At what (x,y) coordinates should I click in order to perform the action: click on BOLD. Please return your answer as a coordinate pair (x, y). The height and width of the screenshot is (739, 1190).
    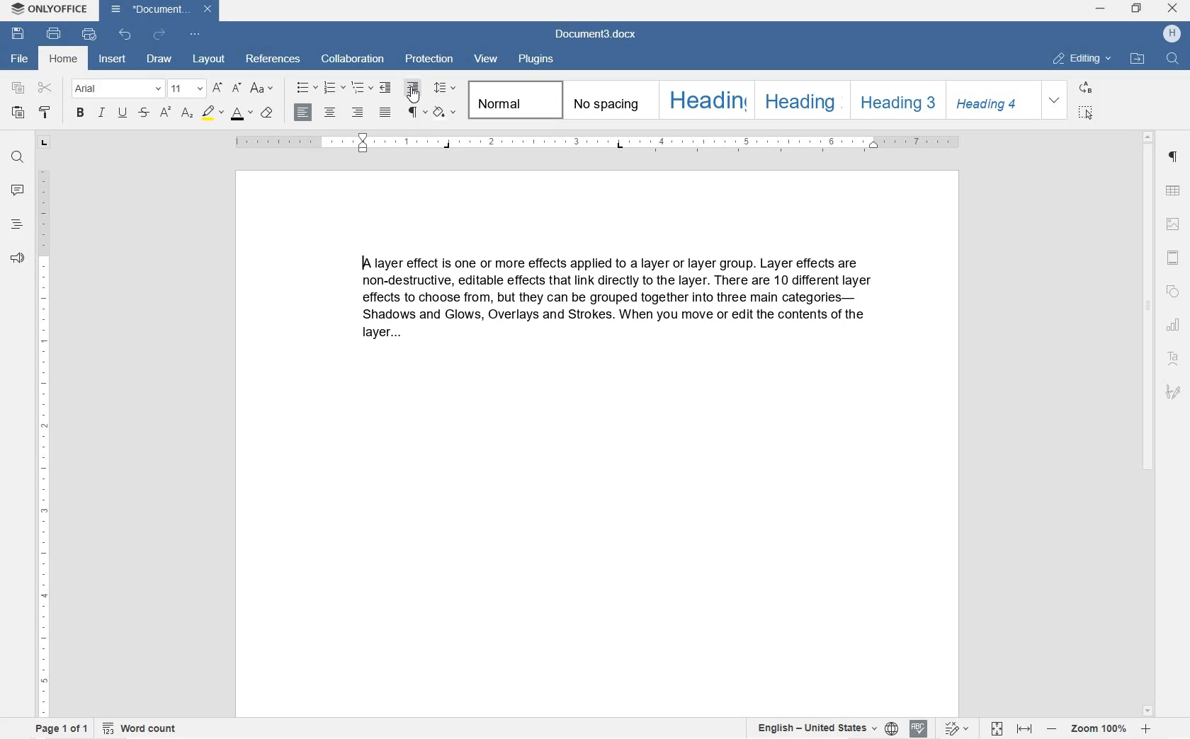
    Looking at the image, I should click on (79, 114).